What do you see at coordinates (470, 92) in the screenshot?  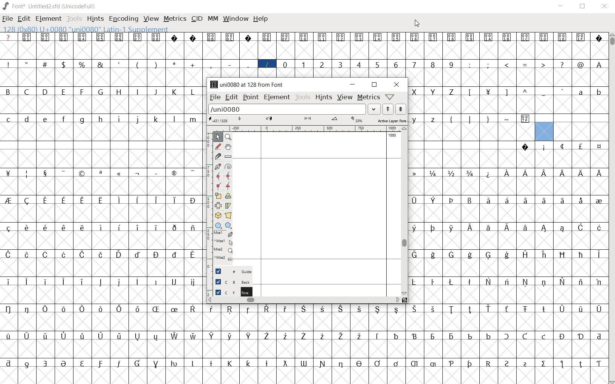 I see `glyph` at bounding box center [470, 92].